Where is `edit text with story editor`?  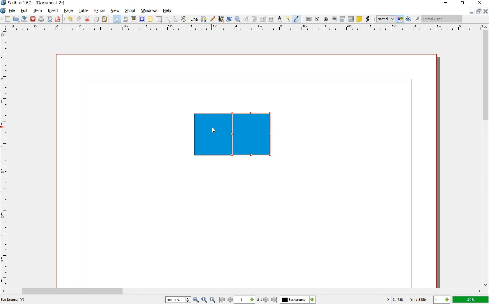 edit text with story editor is located at coordinates (255, 19).